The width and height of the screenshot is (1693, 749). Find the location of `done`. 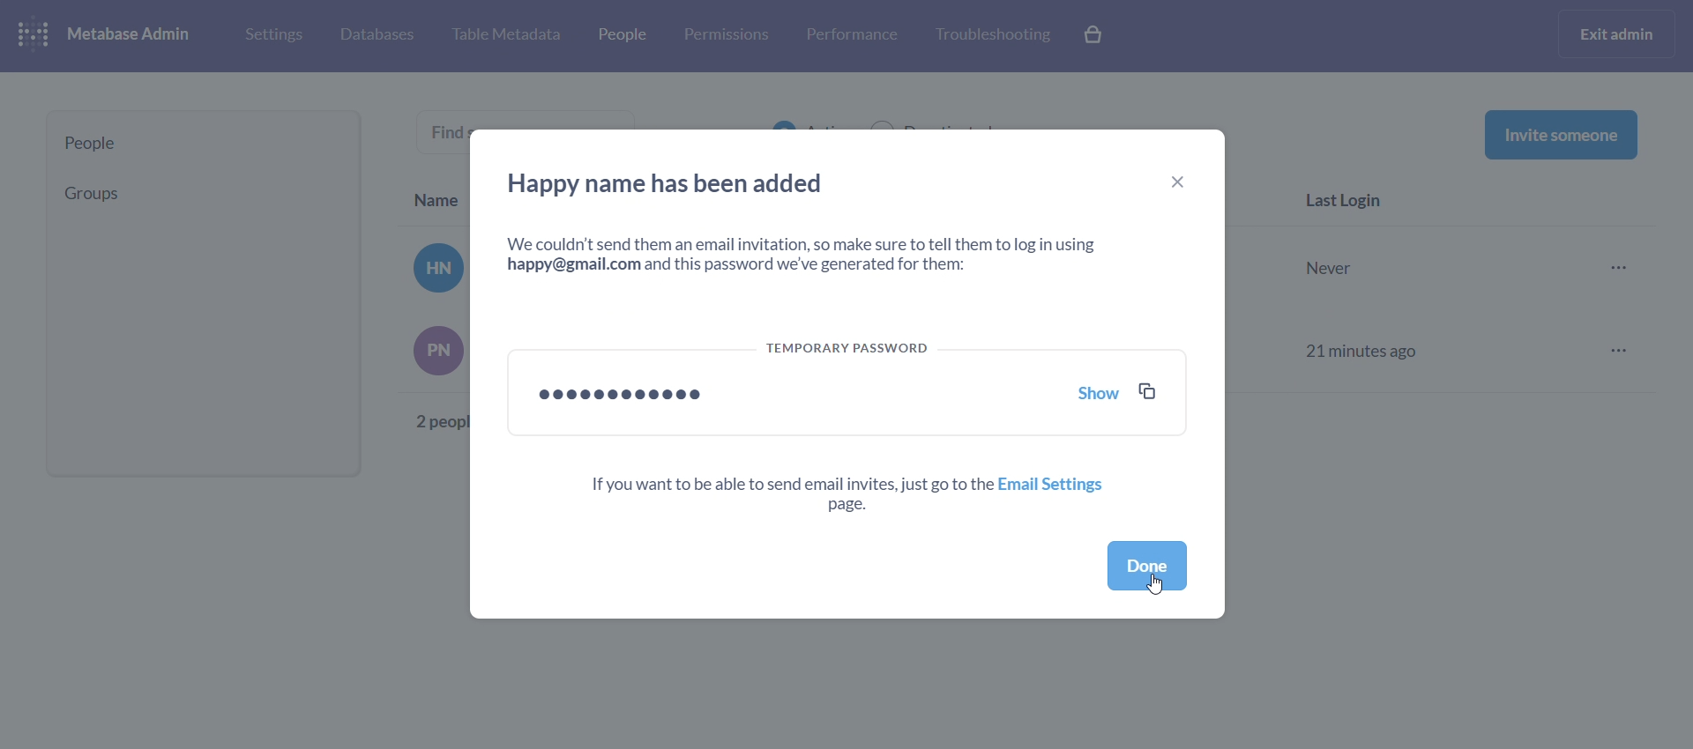

done is located at coordinates (1148, 568).